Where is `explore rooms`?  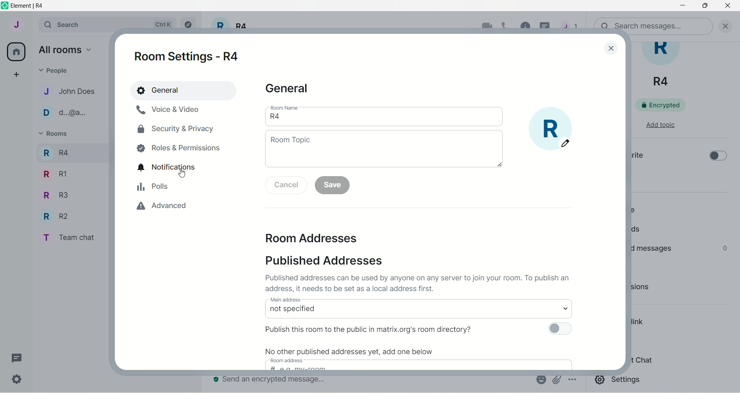
explore rooms is located at coordinates (189, 25).